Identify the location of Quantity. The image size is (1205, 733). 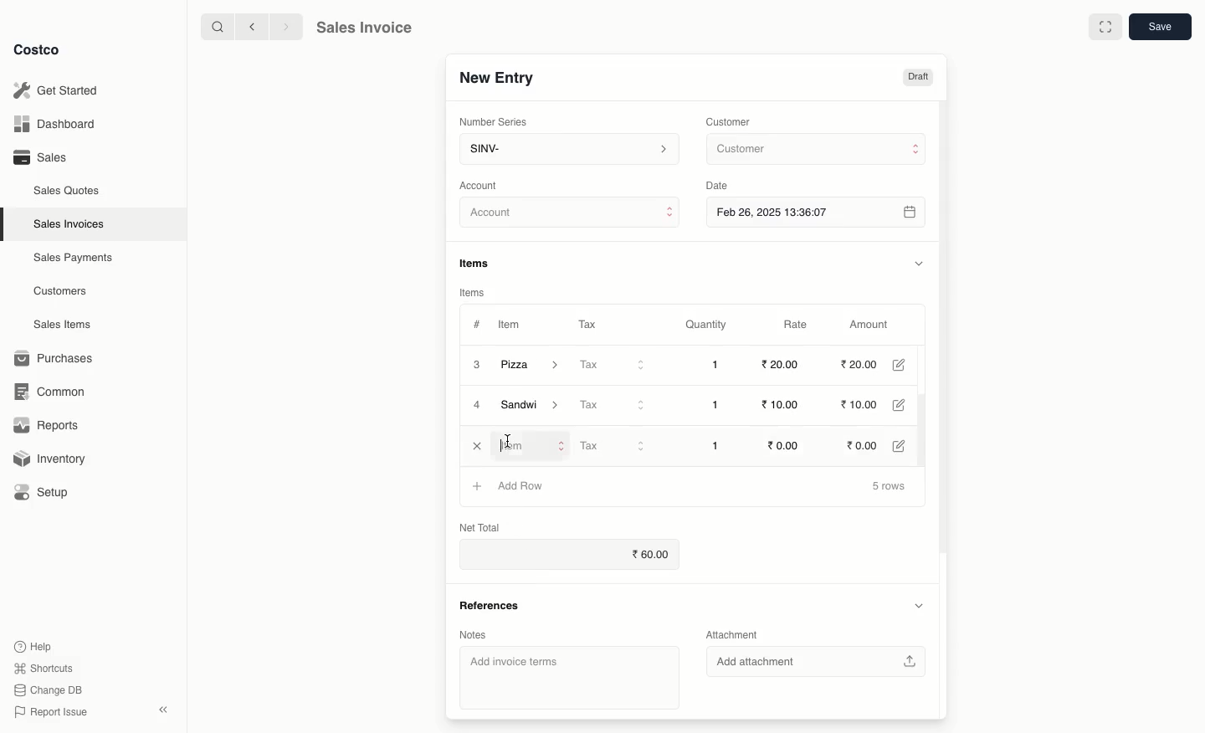
(705, 325).